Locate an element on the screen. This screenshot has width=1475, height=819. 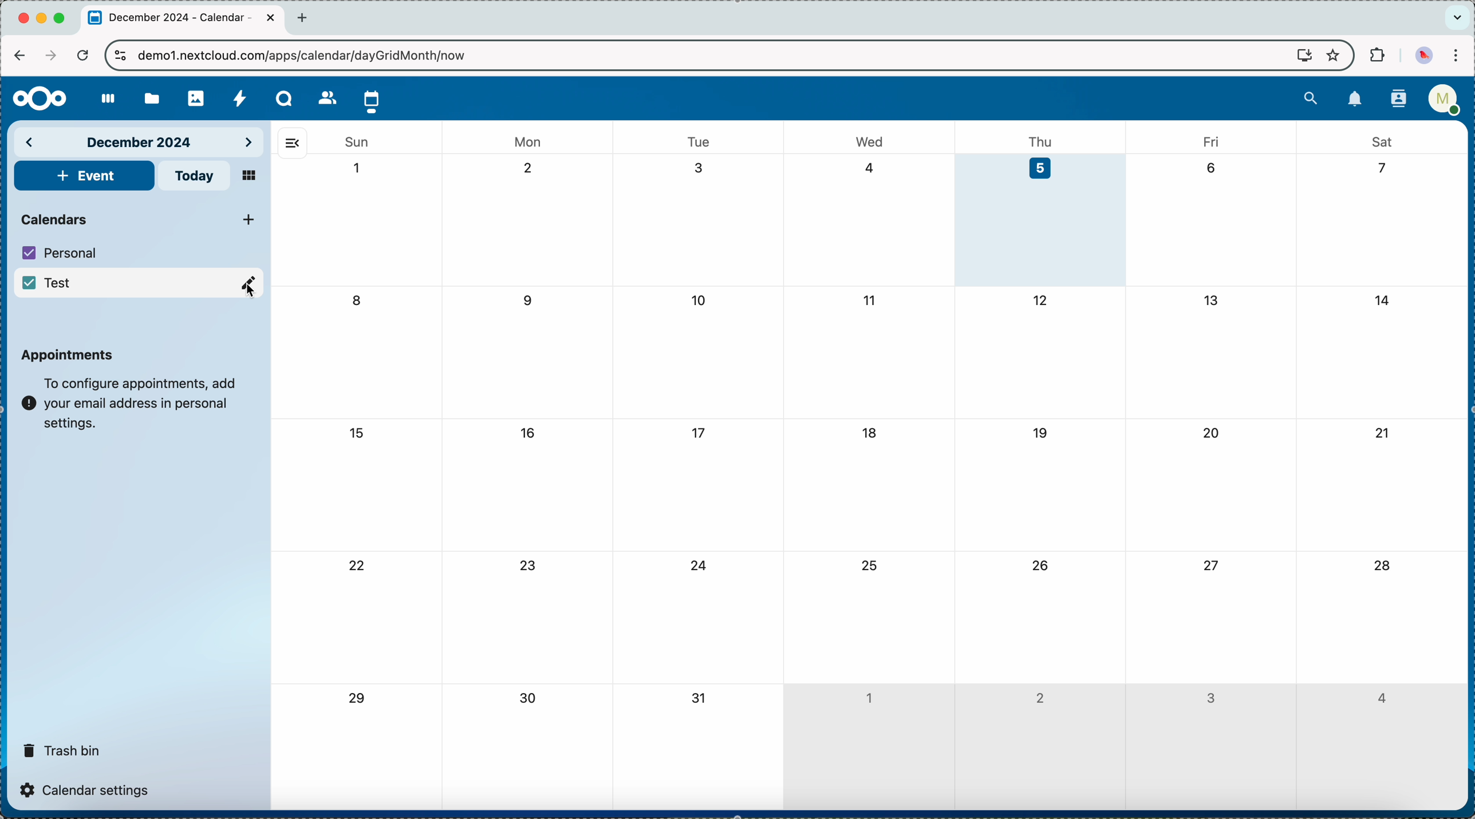
fri is located at coordinates (1209, 141).